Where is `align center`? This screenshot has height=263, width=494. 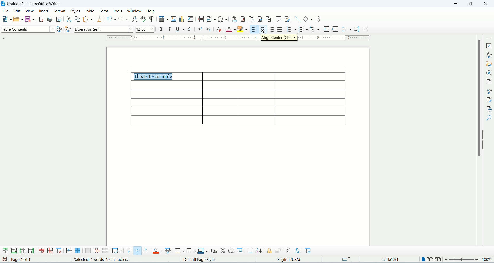 align center is located at coordinates (264, 29).